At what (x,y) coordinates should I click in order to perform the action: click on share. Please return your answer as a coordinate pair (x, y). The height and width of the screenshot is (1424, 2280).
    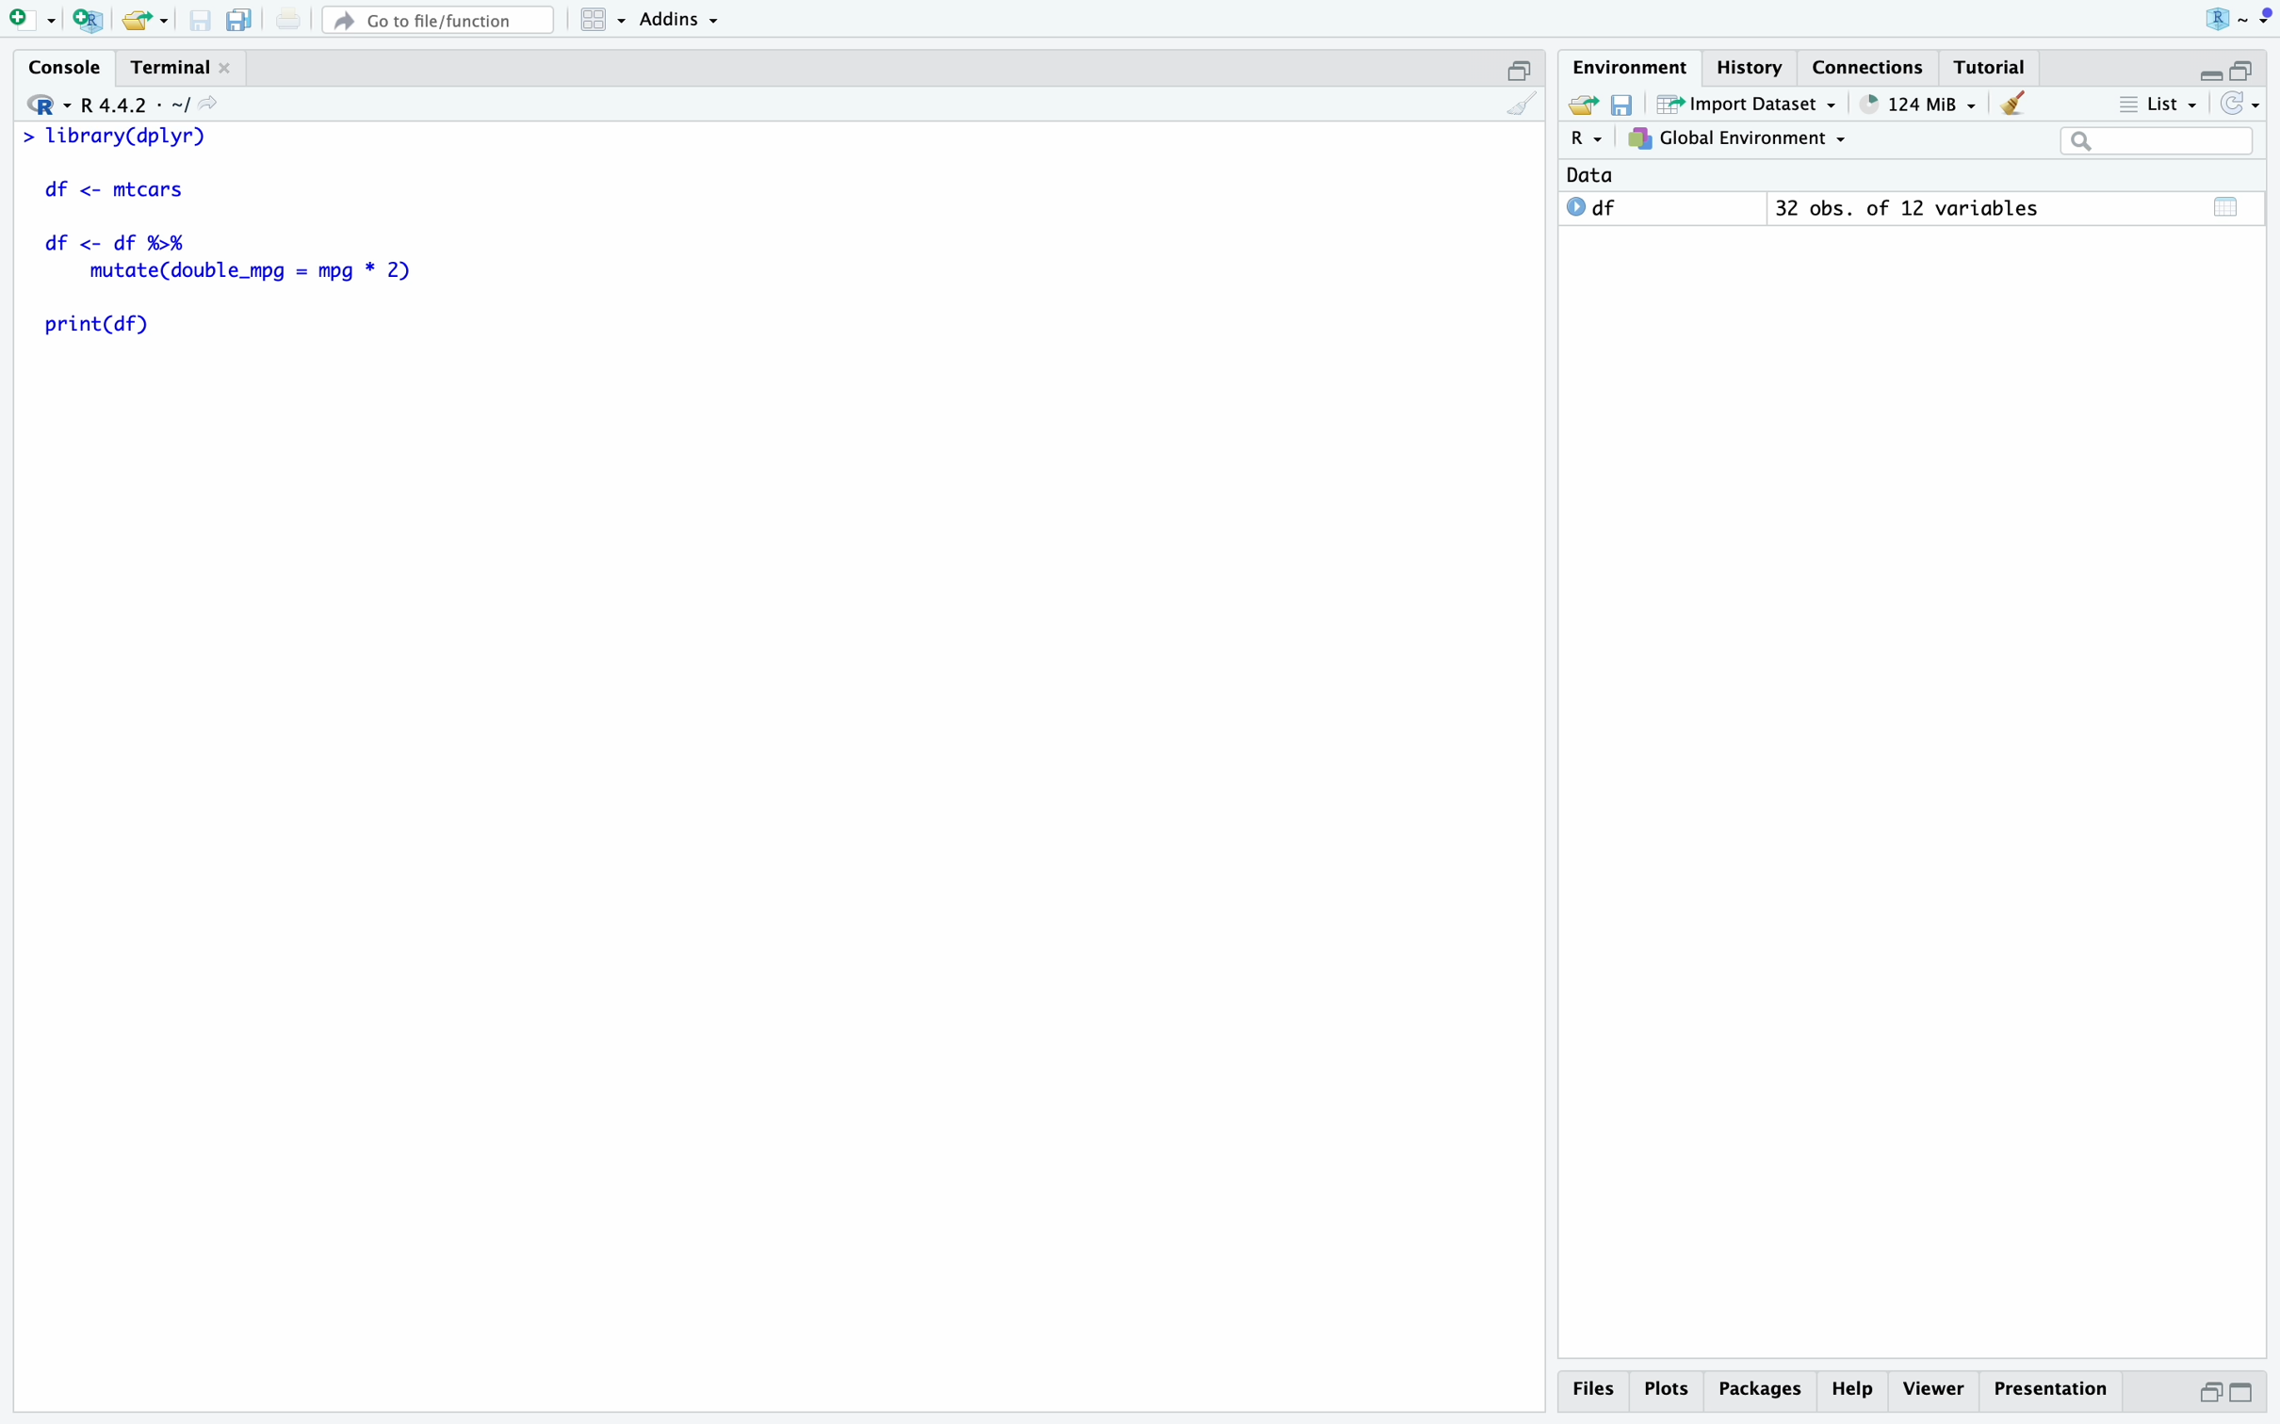
    Looking at the image, I should click on (1582, 102).